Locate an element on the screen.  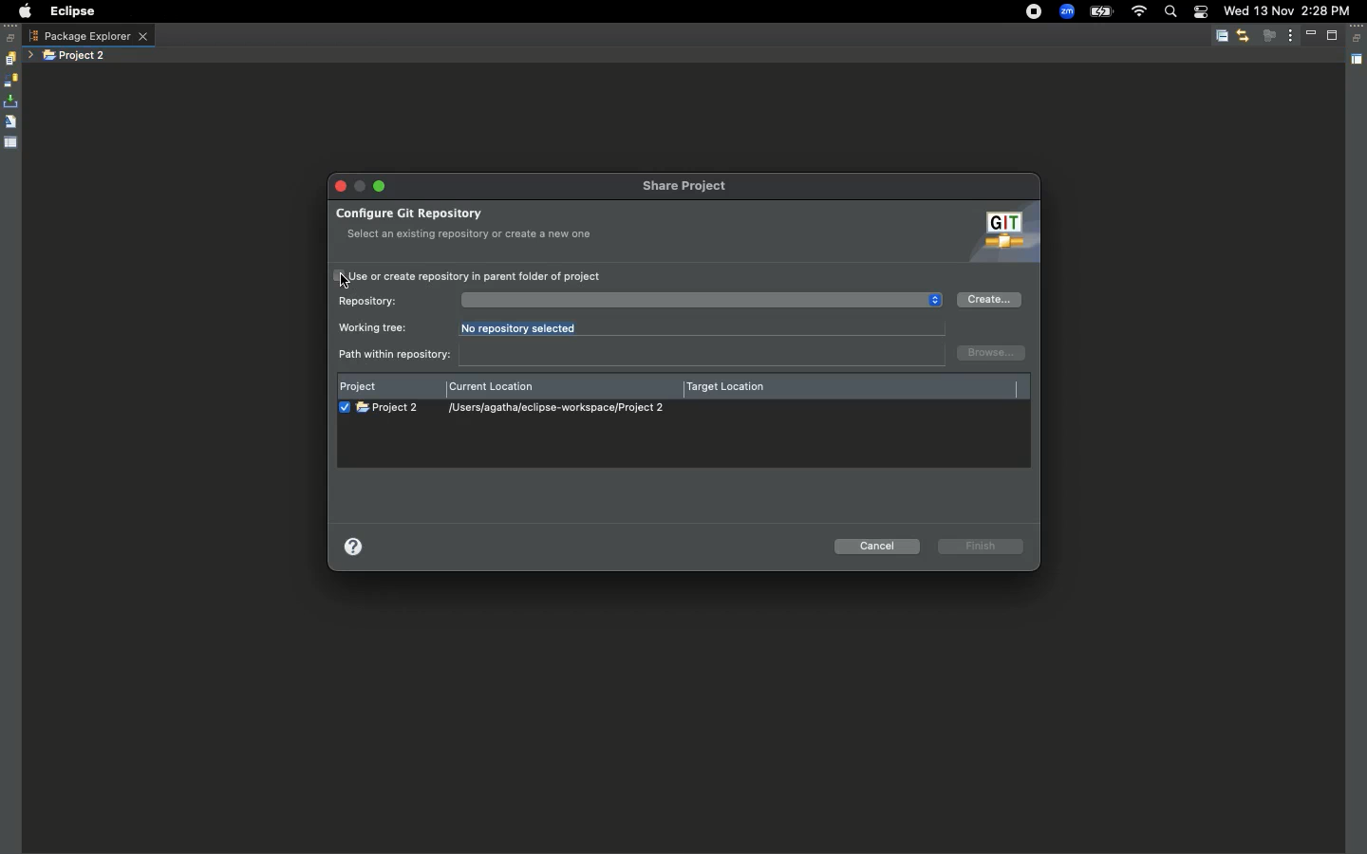
Wed 13 Nov 2:28 PM is located at coordinates (1286, 9).